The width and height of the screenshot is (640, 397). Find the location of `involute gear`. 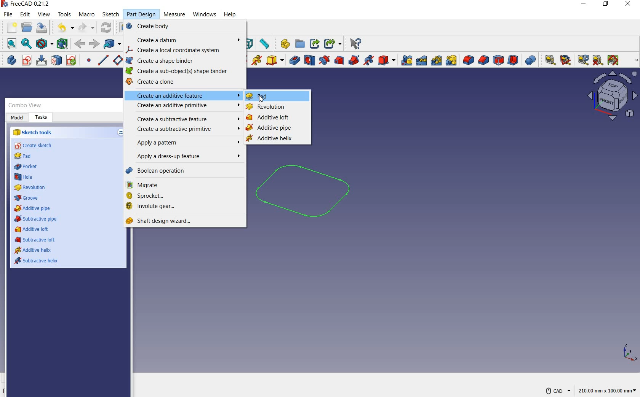

involute gear is located at coordinates (182, 207).